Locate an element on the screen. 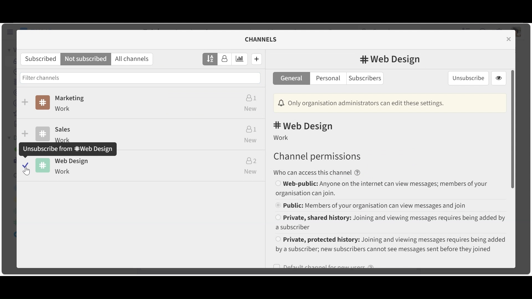 The height and width of the screenshot is (299, 532). Create a new channel is located at coordinates (257, 59).